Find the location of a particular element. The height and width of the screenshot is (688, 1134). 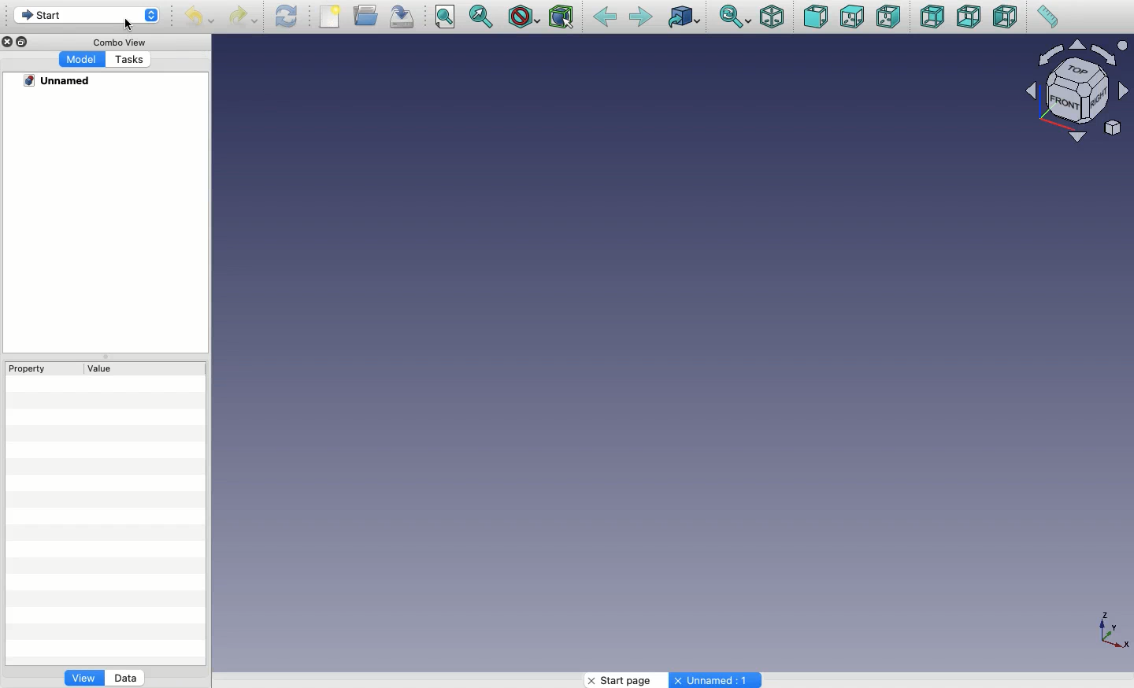

Rear is located at coordinates (931, 17).